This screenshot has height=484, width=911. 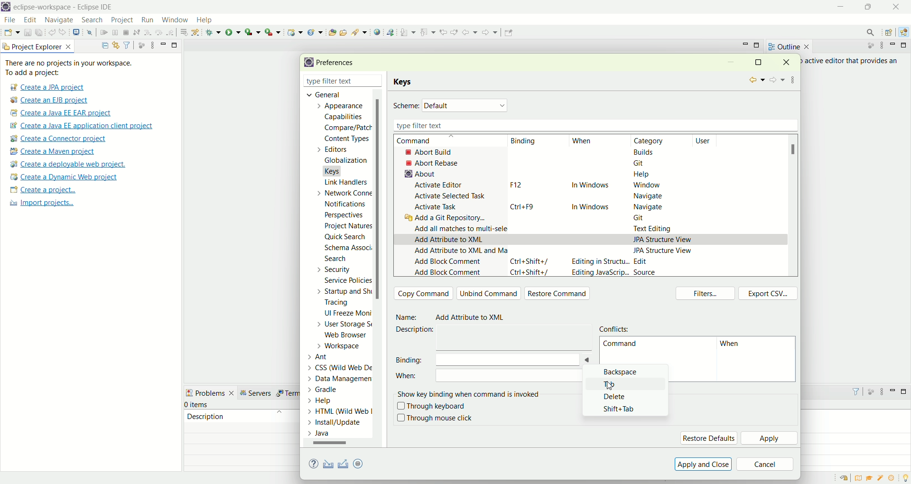 I want to click on scheme, so click(x=406, y=106).